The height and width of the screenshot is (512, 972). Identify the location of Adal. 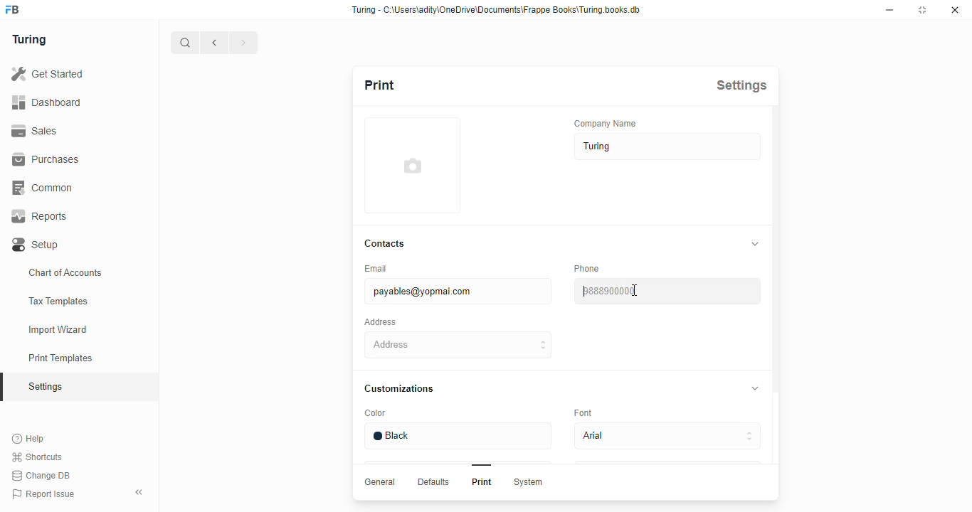
(670, 436).